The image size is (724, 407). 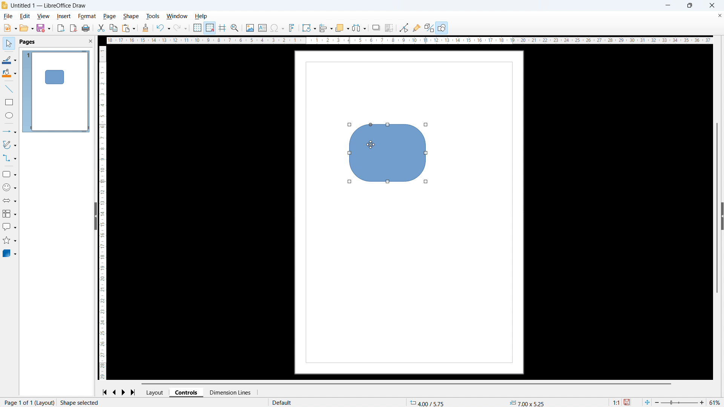 What do you see at coordinates (10, 28) in the screenshot?
I see `new ` at bounding box center [10, 28].